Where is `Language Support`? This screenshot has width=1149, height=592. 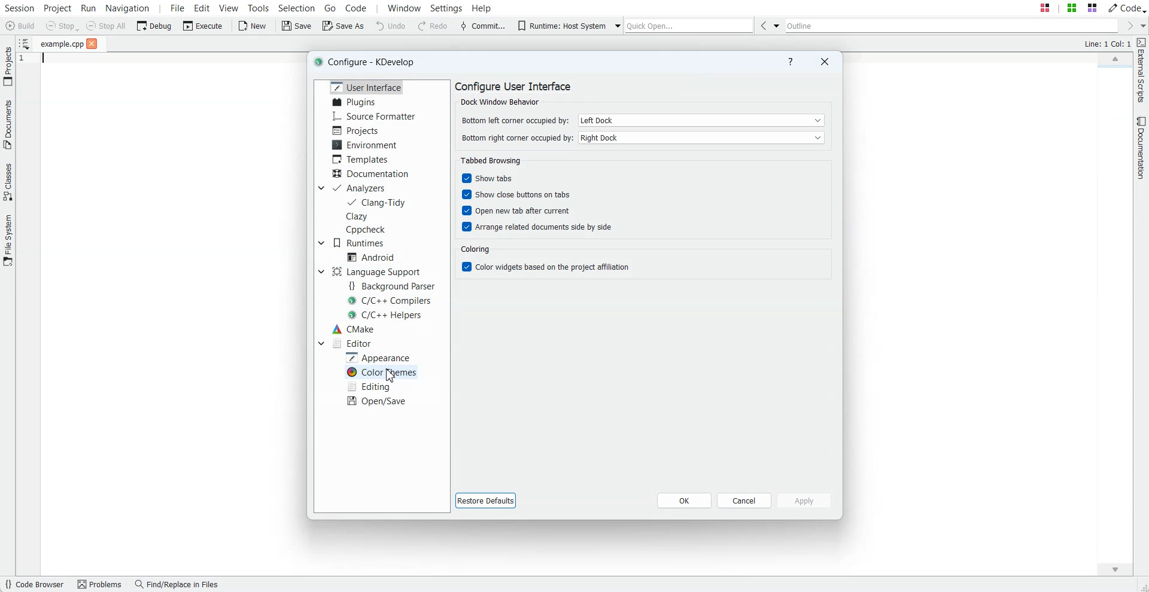
Language Support is located at coordinates (375, 271).